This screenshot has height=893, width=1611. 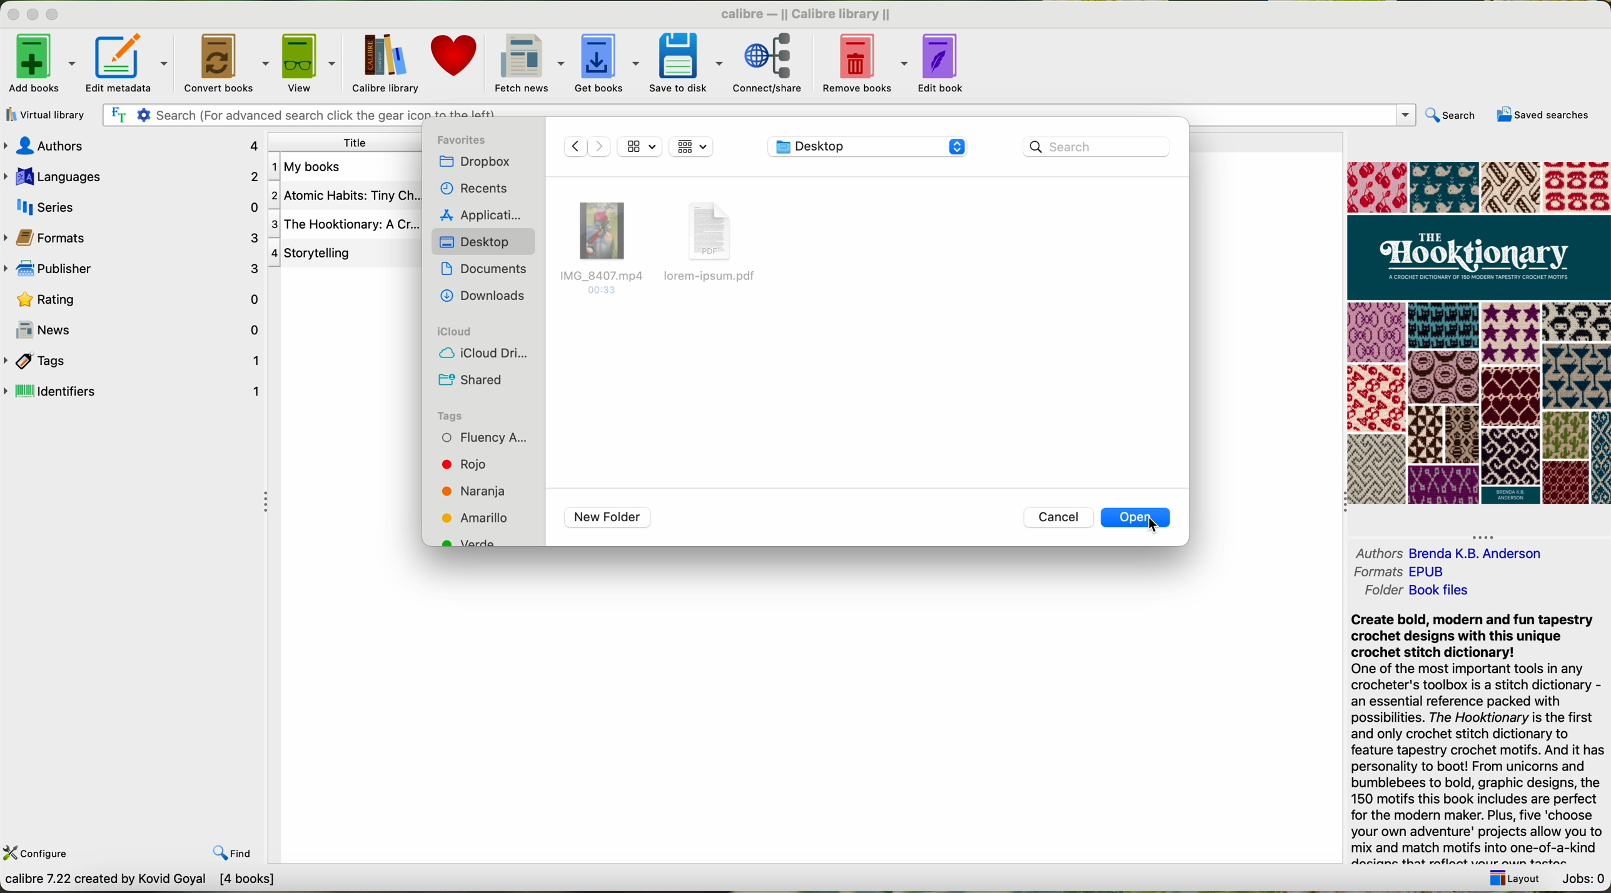 What do you see at coordinates (267, 507) in the screenshot?
I see `collapse` at bounding box center [267, 507].